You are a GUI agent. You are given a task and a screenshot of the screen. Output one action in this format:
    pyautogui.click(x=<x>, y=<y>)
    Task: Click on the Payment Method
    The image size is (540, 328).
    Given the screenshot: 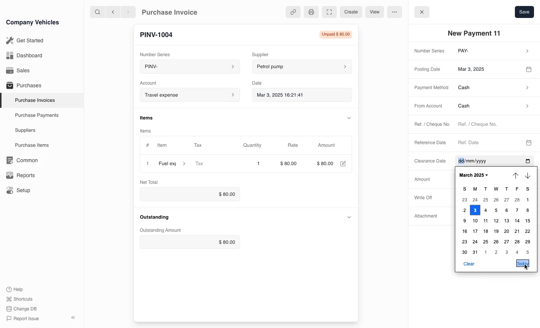 What is the action you would take?
    pyautogui.click(x=429, y=88)
    